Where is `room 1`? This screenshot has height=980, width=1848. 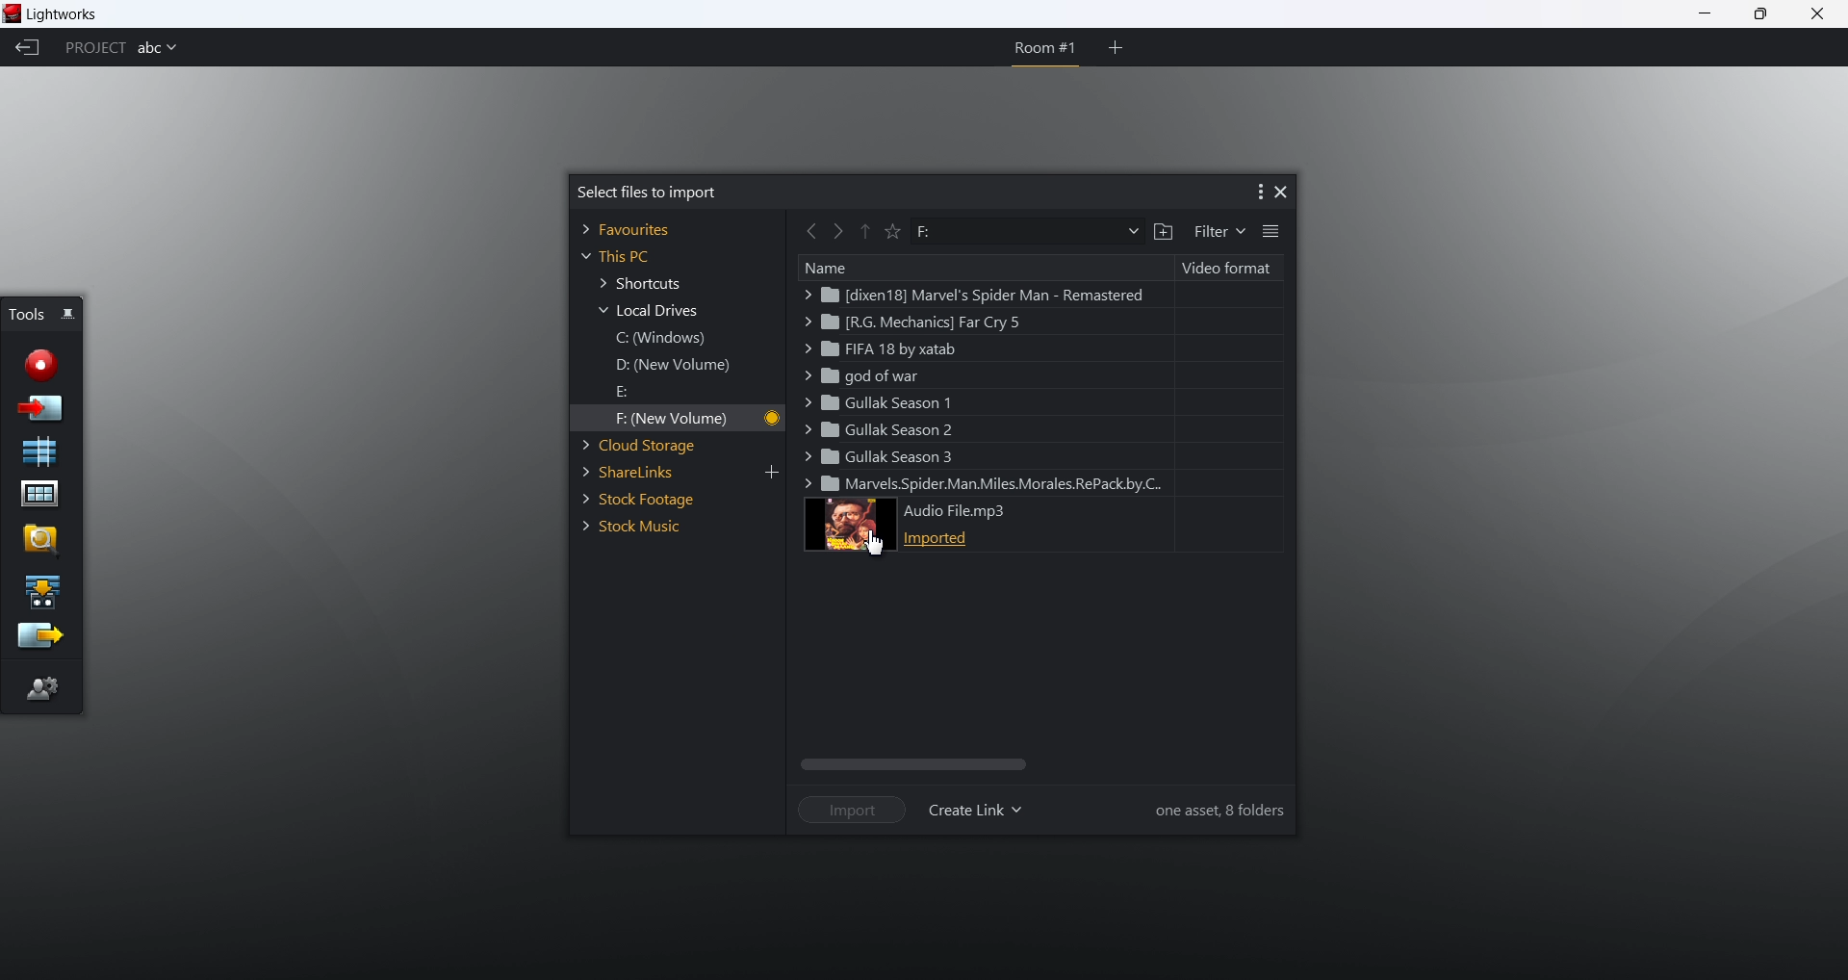 room 1 is located at coordinates (1040, 48).